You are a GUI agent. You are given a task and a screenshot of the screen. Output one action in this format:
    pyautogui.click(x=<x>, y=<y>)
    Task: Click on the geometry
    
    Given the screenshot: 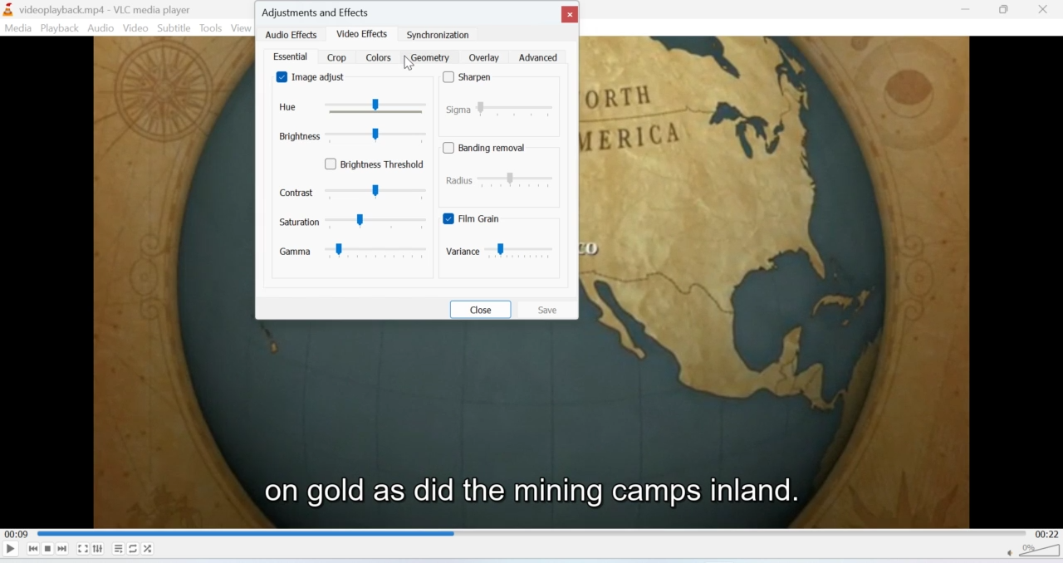 What is the action you would take?
    pyautogui.click(x=431, y=57)
    